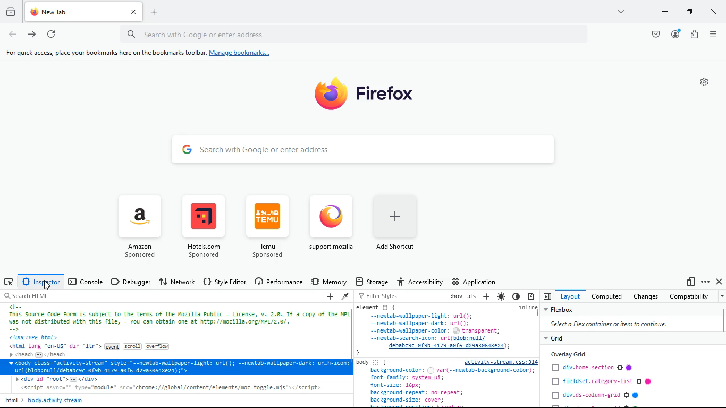 This screenshot has height=408, width=726. I want to click on computed, so click(605, 296).